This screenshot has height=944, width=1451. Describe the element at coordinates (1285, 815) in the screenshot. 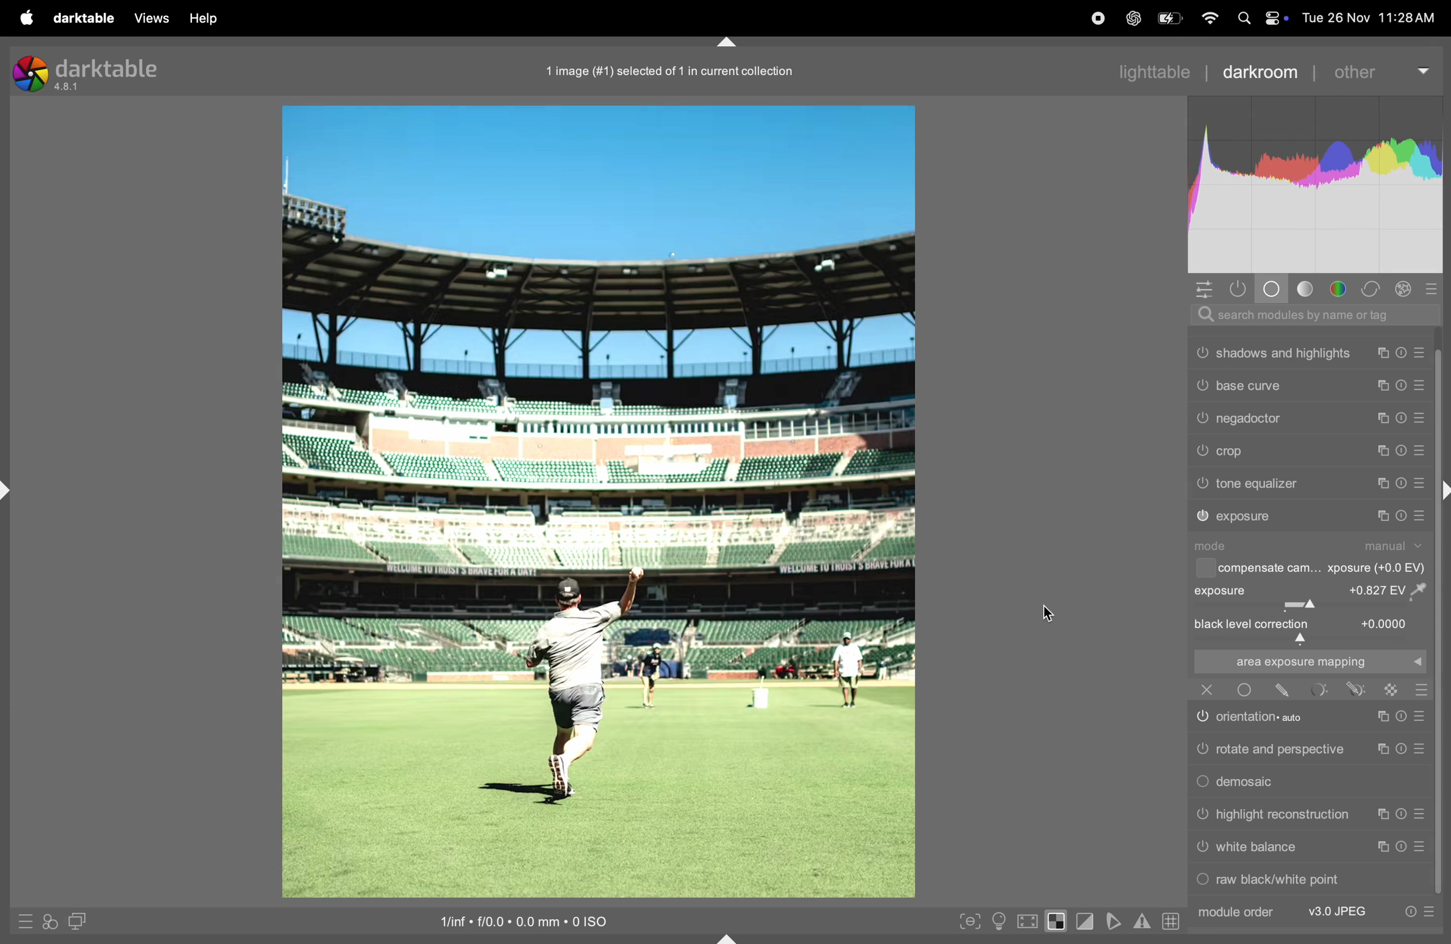

I see `highlight reconstruction` at that location.